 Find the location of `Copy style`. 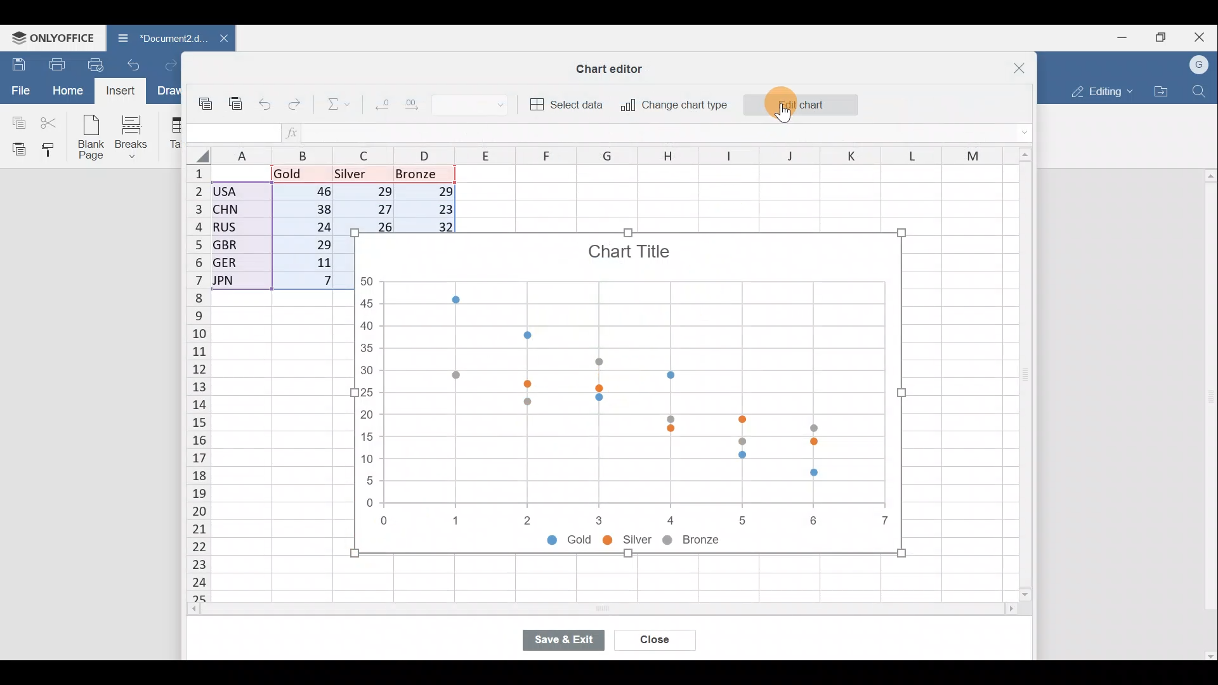

Copy style is located at coordinates (52, 151).